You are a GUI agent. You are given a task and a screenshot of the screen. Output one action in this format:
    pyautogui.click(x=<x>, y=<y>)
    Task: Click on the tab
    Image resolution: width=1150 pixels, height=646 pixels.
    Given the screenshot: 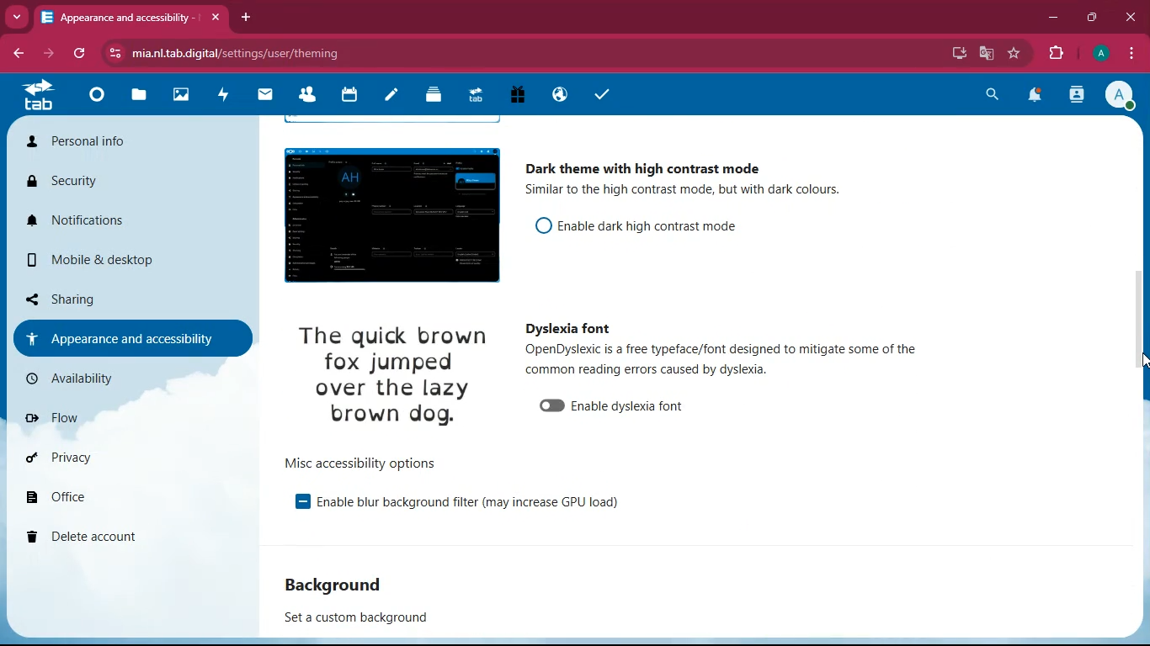 What is the action you would take?
    pyautogui.click(x=130, y=19)
    